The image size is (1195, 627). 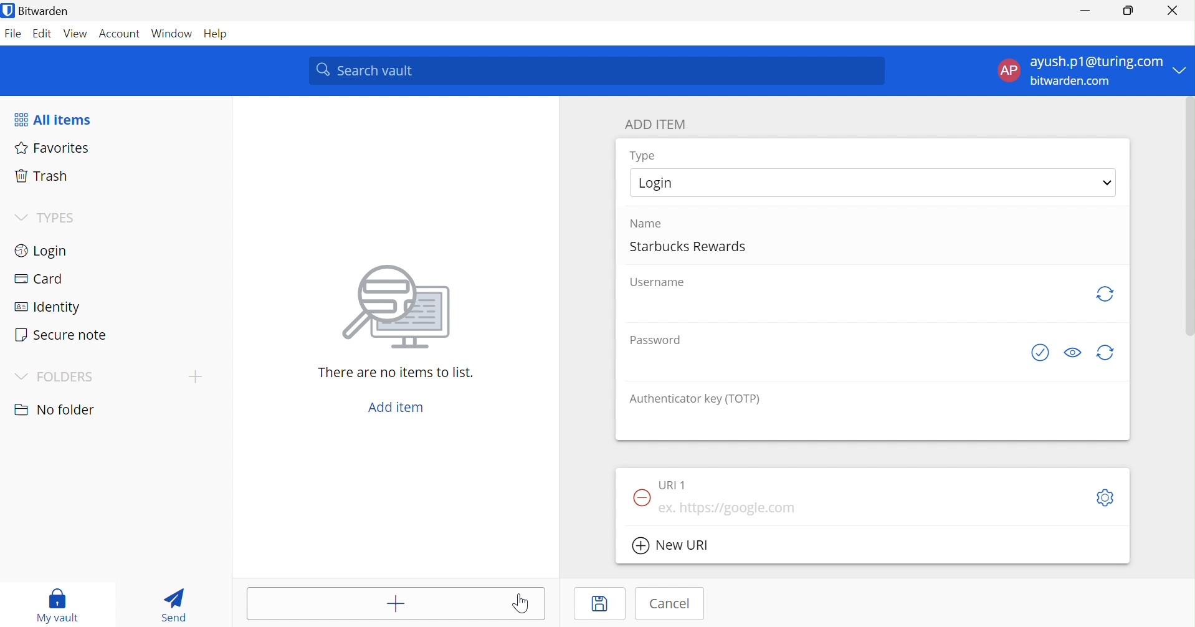 What do you see at coordinates (399, 309) in the screenshot?
I see `Image` at bounding box center [399, 309].